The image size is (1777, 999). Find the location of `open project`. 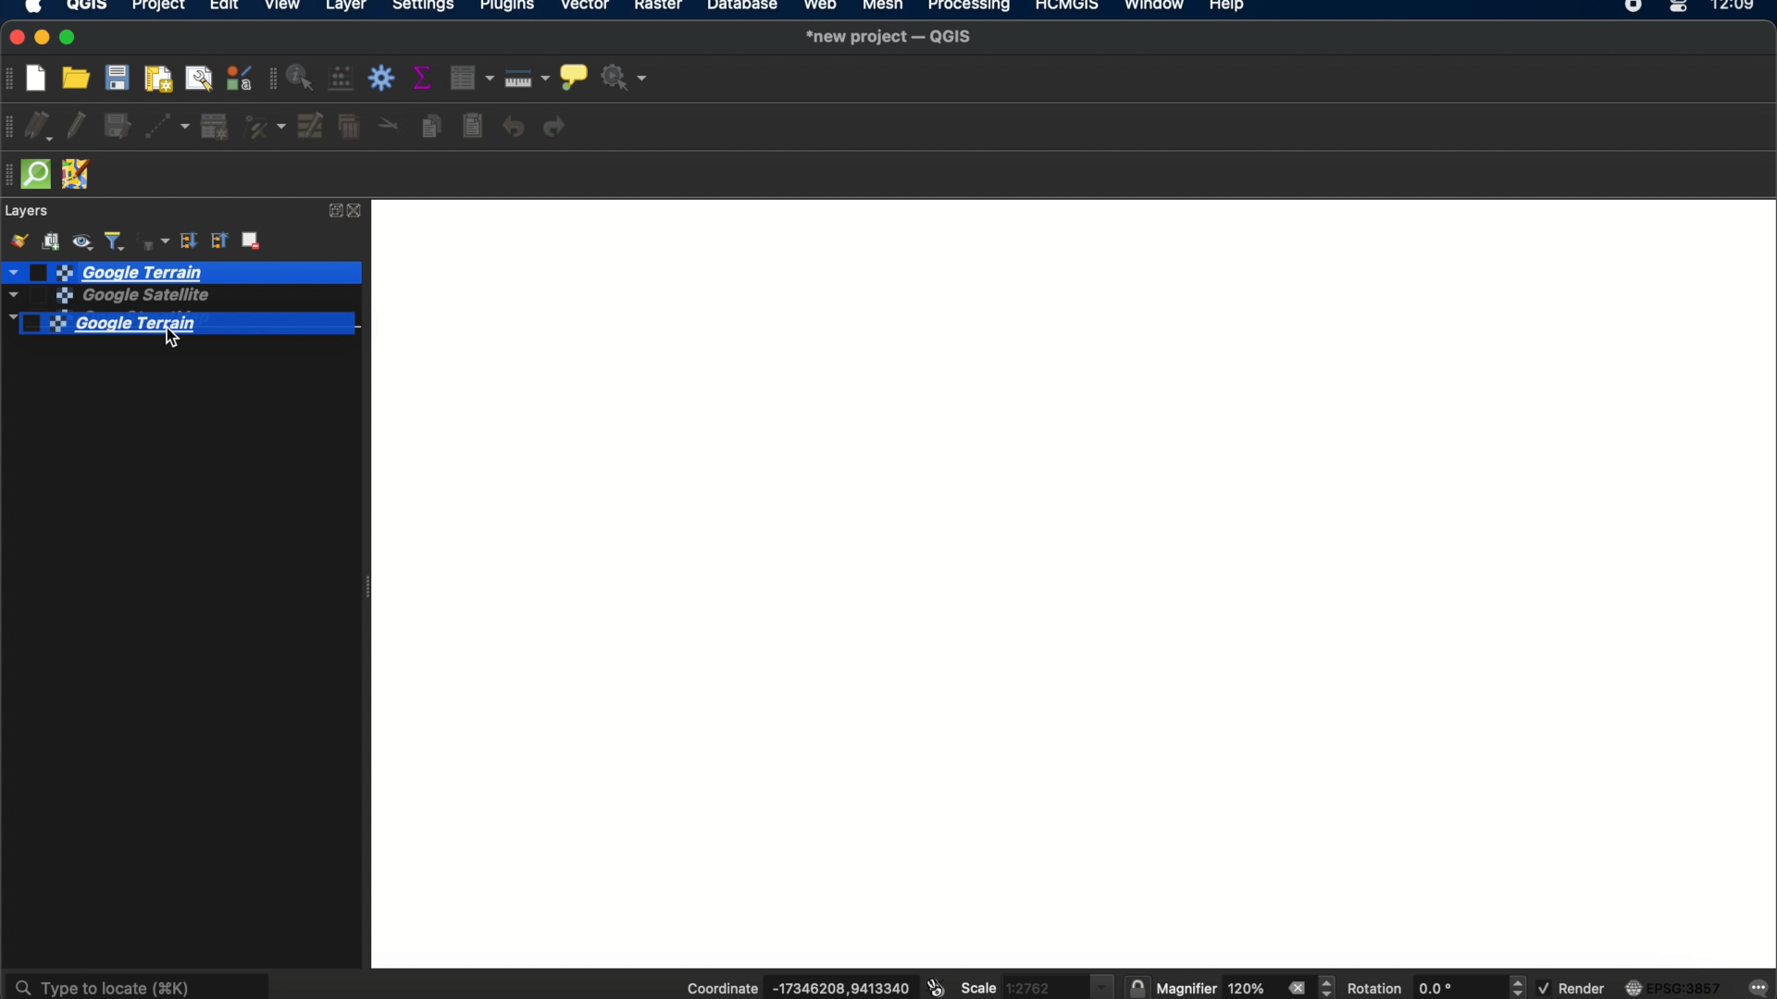

open project is located at coordinates (79, 78).